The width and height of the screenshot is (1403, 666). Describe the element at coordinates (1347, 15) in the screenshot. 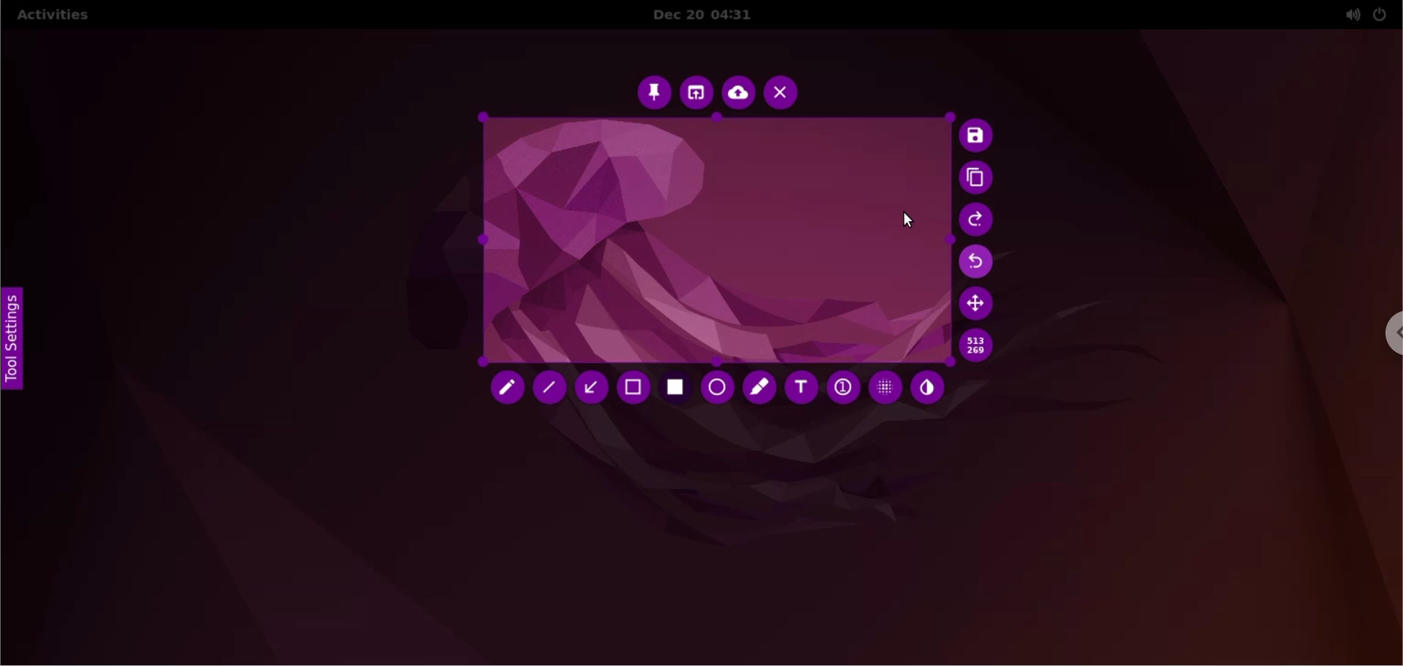

I see `sound setting options` at that location.